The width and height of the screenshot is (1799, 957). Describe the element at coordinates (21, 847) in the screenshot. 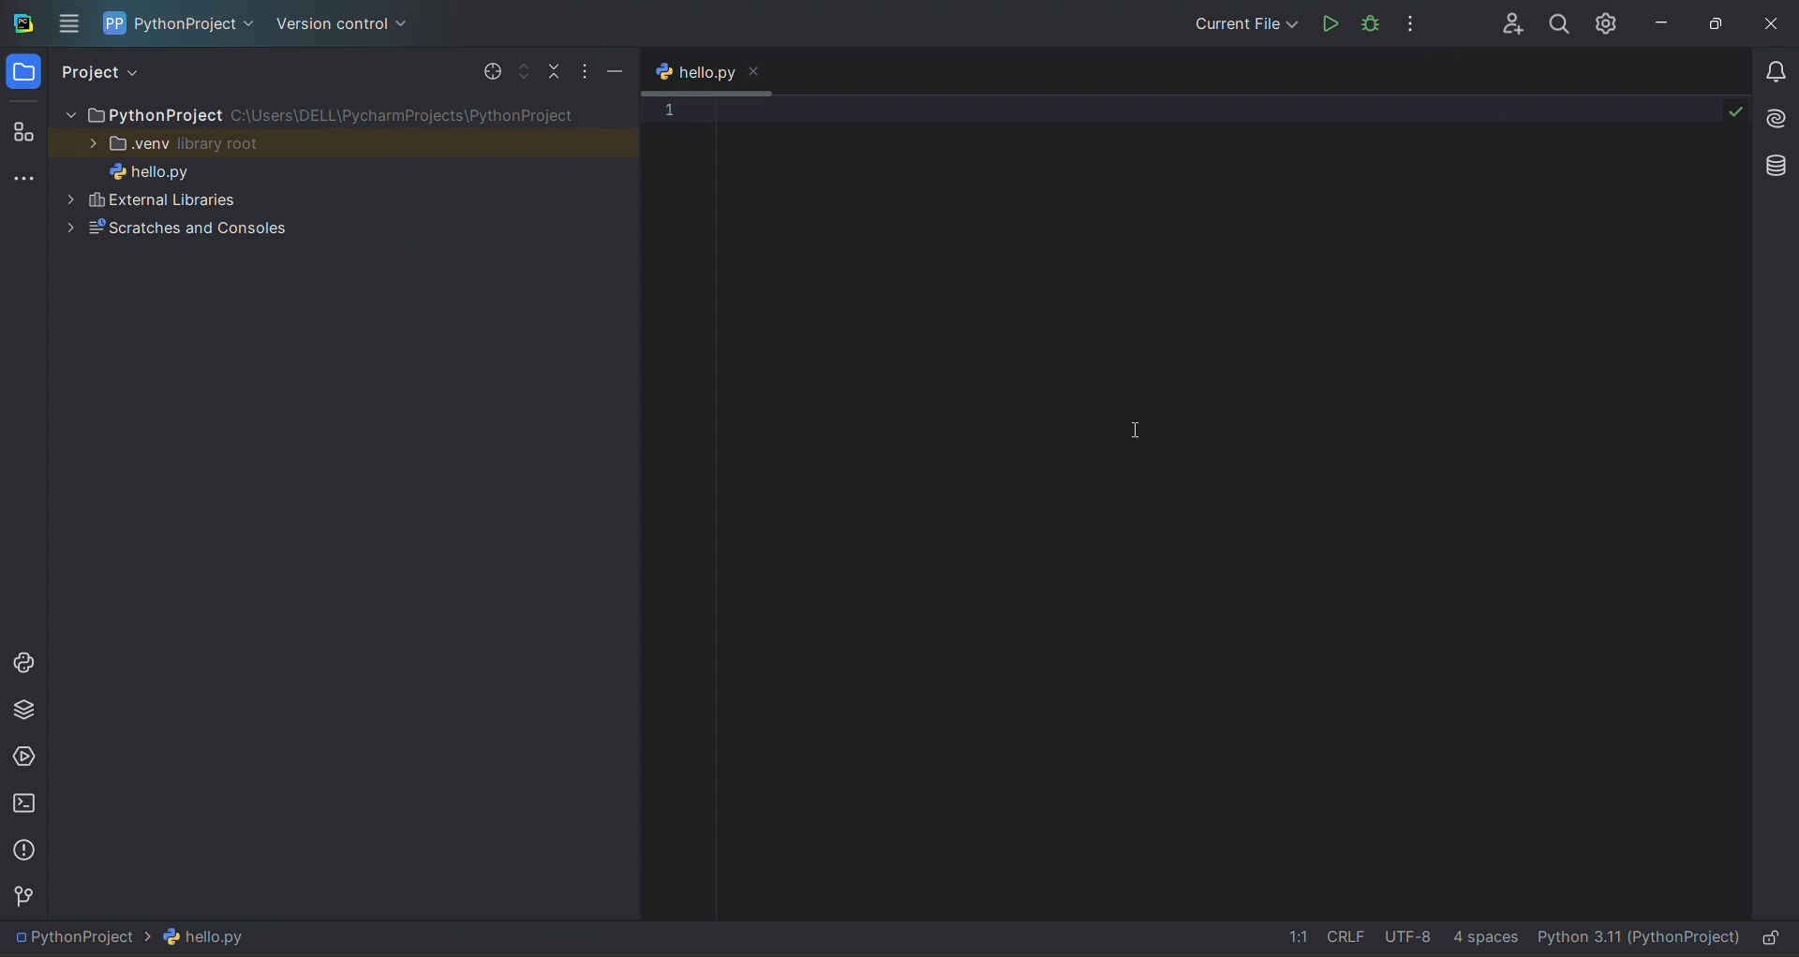

I see `problems` at that location.